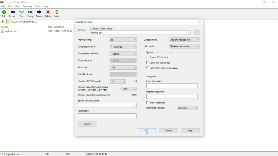 This screenshot has height=156, width=278. What do you see at coordinates (102, 96) in the screenshot?
I see `Memory usage for Decompressing` at bounding box center [102, 96].